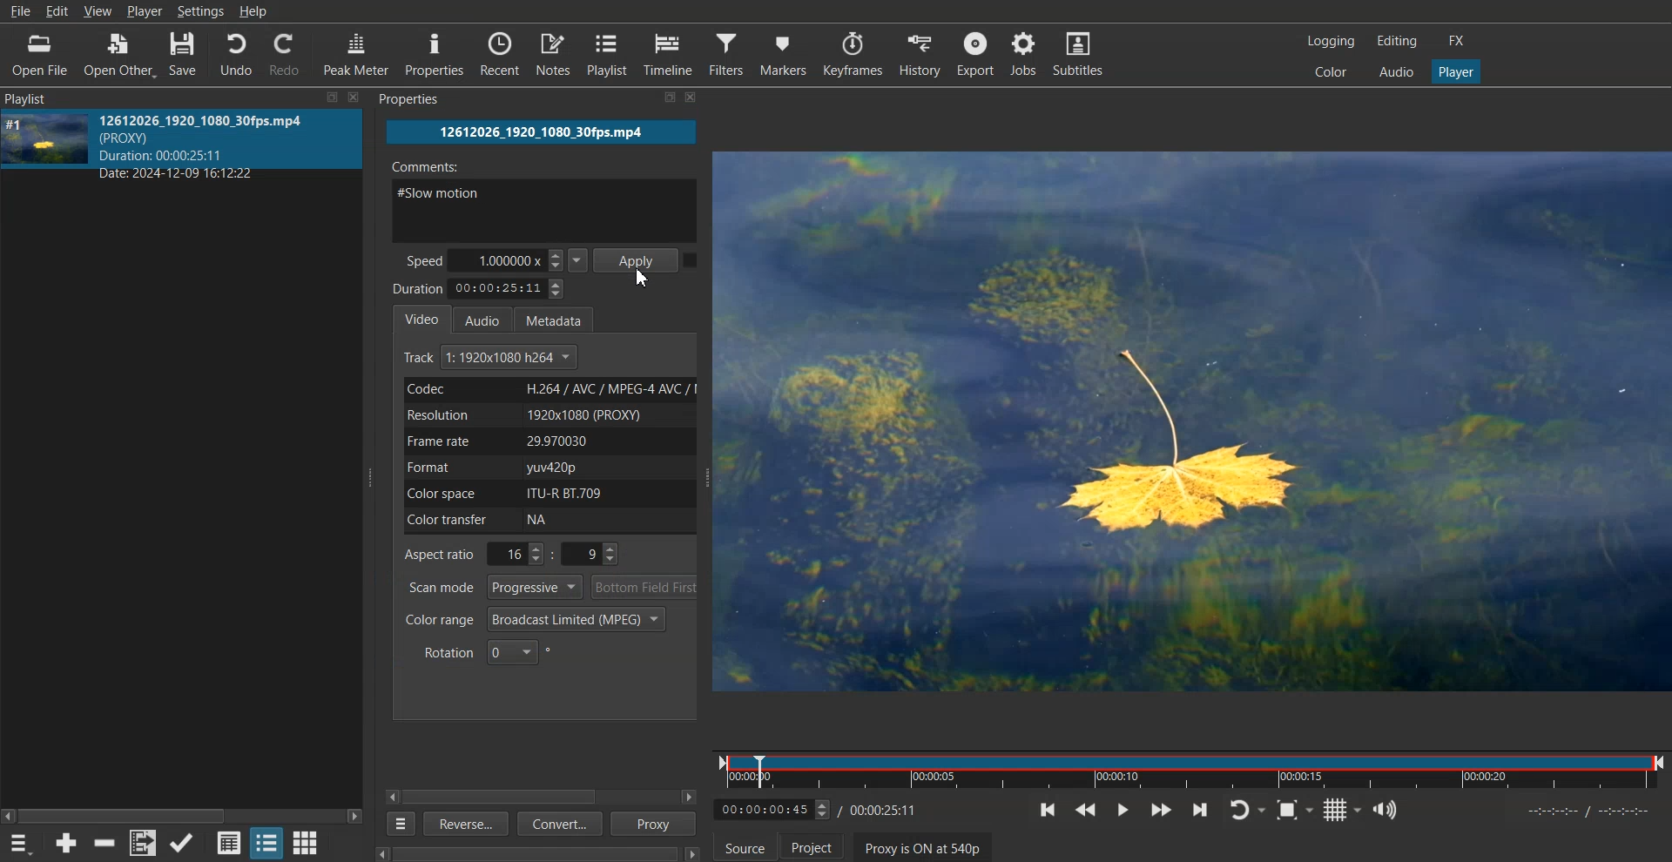 This screenshot has height=862, width=1672. What do you see at coordinates (354, 96) in the screenshot?
I see `close` at bounding box center [354, 96].